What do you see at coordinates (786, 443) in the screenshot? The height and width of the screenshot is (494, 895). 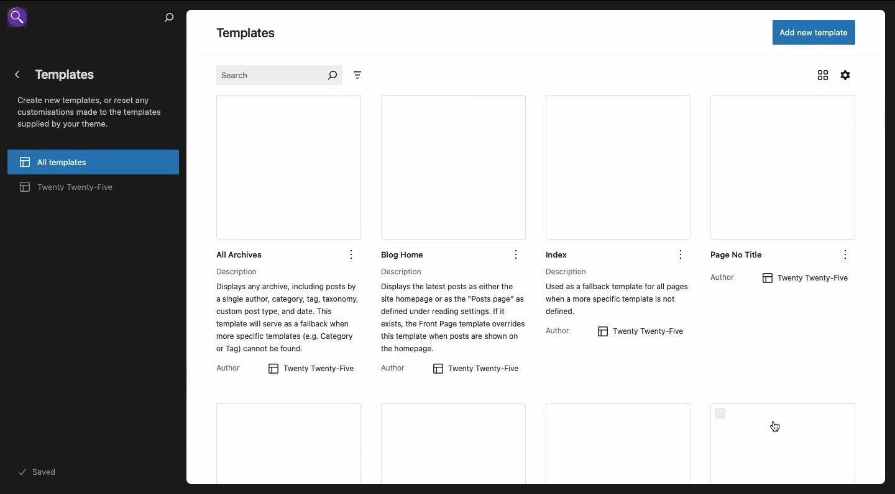 I see `Single Post` at bounding box center [786, 443].